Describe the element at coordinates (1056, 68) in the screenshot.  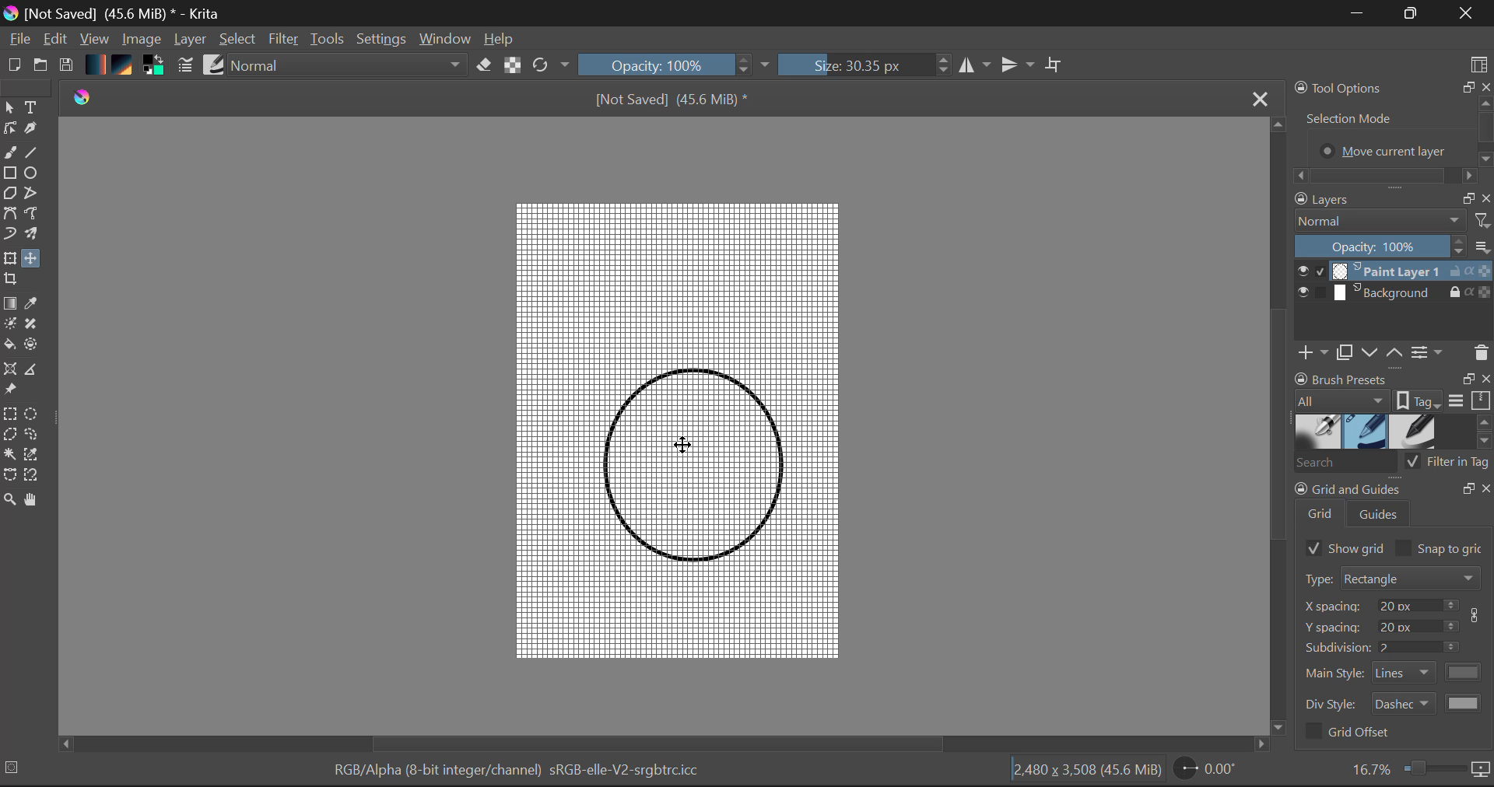
I see `Crop` at that location.